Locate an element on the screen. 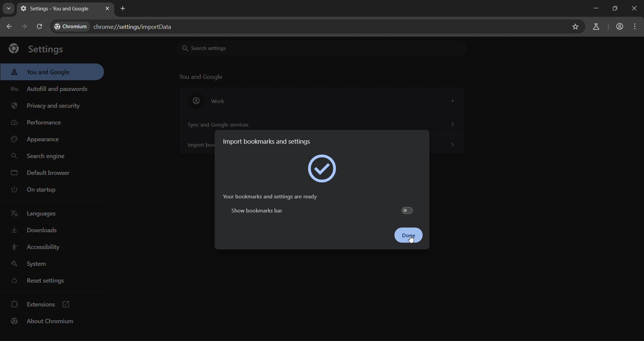 This screenshot has width=644, height=341. Sync and Google services is located at coordinates (320, 123).